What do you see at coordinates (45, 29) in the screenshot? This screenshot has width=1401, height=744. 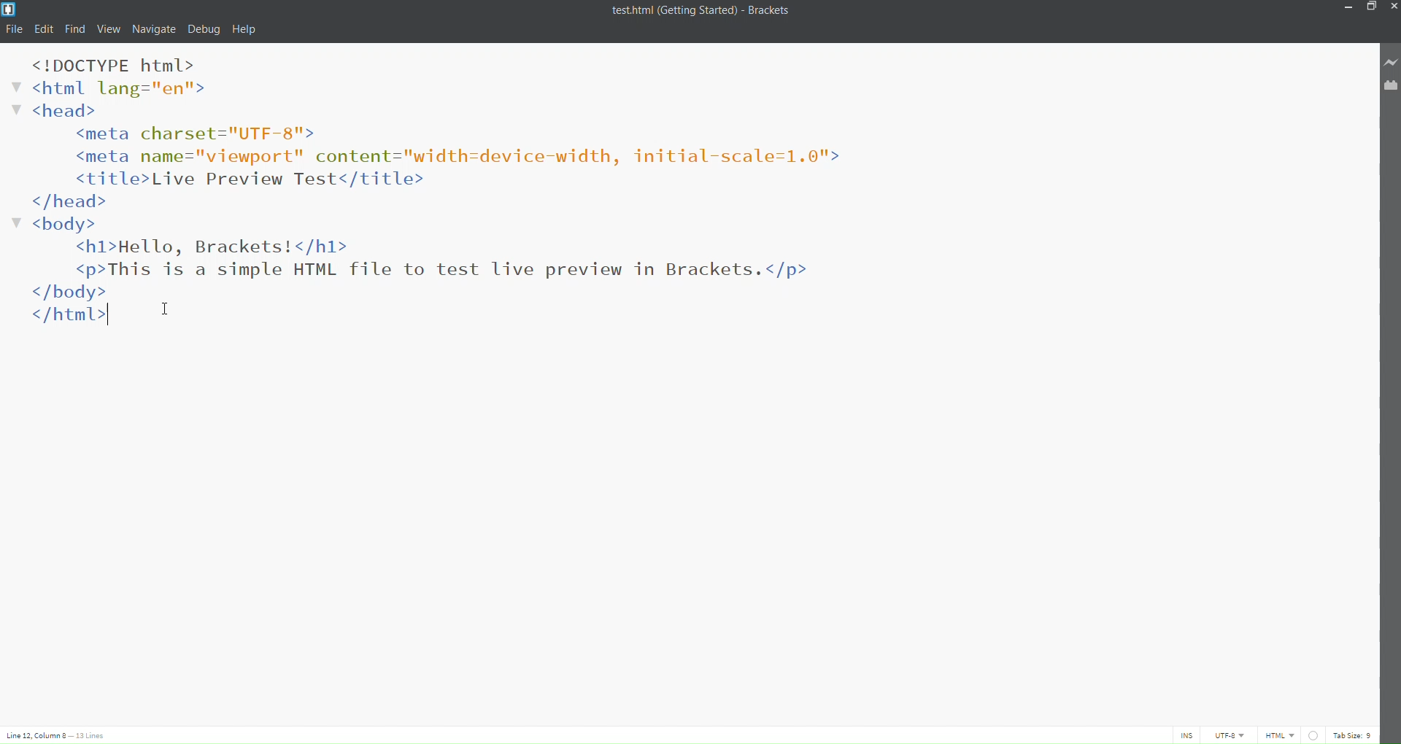 I see `Edit` at bounding box center [45, 29].